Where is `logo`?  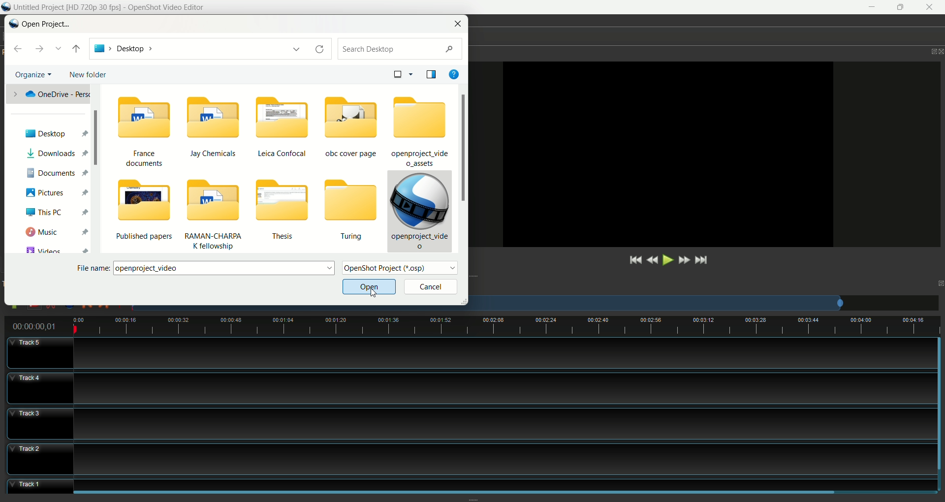 logo is located at coordinates (14, 23).